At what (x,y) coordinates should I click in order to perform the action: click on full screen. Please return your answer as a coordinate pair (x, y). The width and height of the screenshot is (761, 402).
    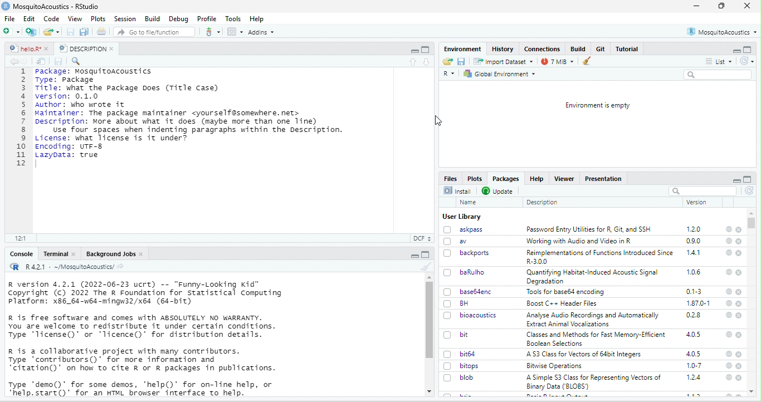
    Looking at the image, I should click on (721, 6).